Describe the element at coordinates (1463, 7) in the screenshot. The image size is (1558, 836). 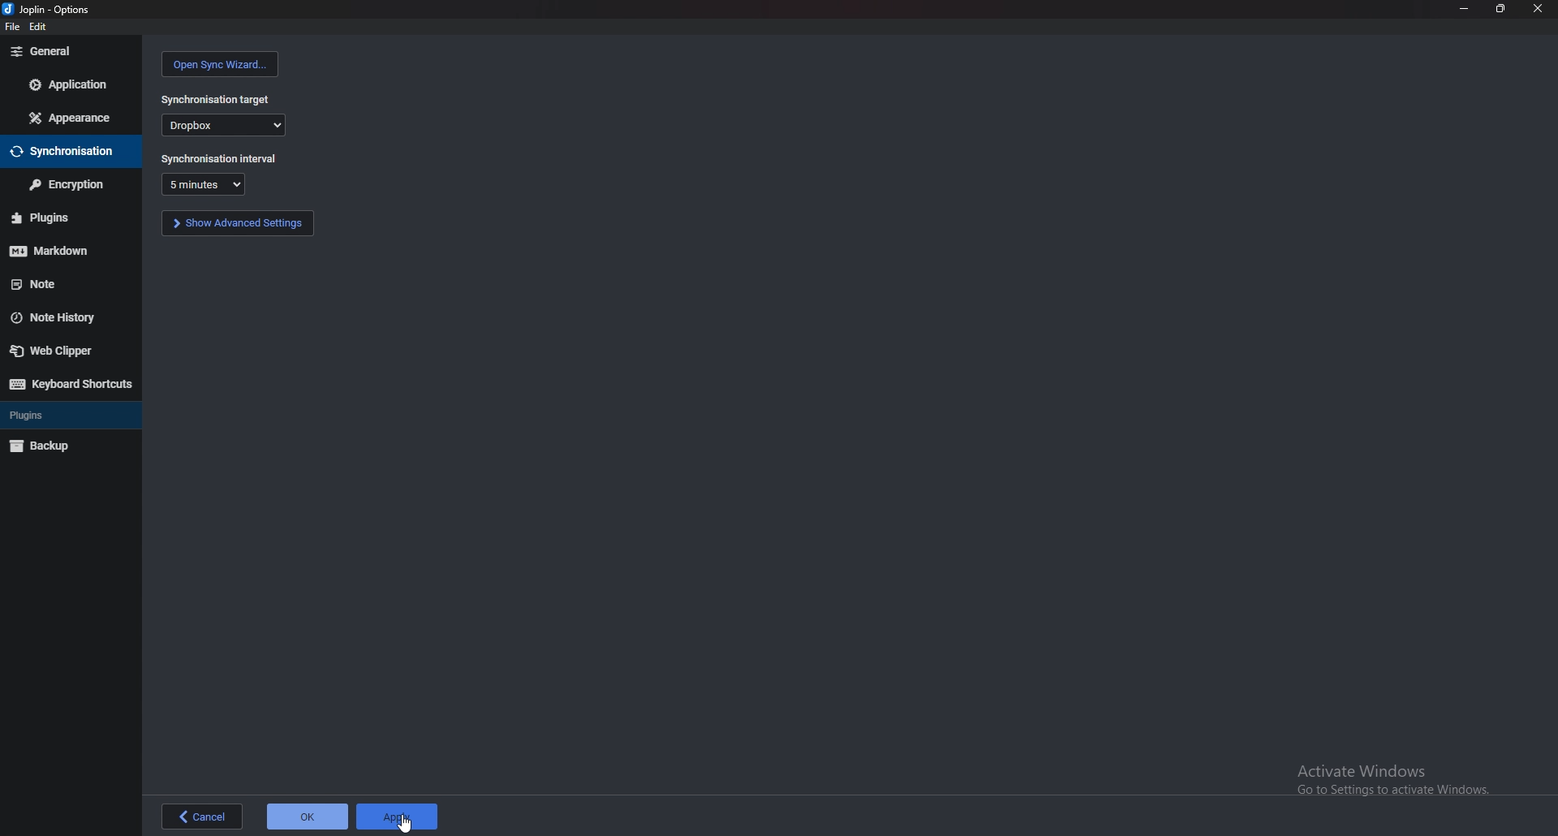
I see `minimize` at that location.